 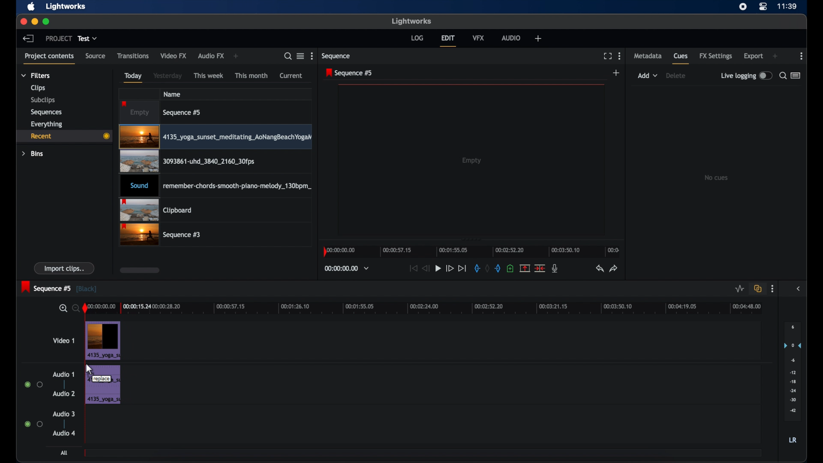 I want to click on maximize, so click(x=46, y=21).